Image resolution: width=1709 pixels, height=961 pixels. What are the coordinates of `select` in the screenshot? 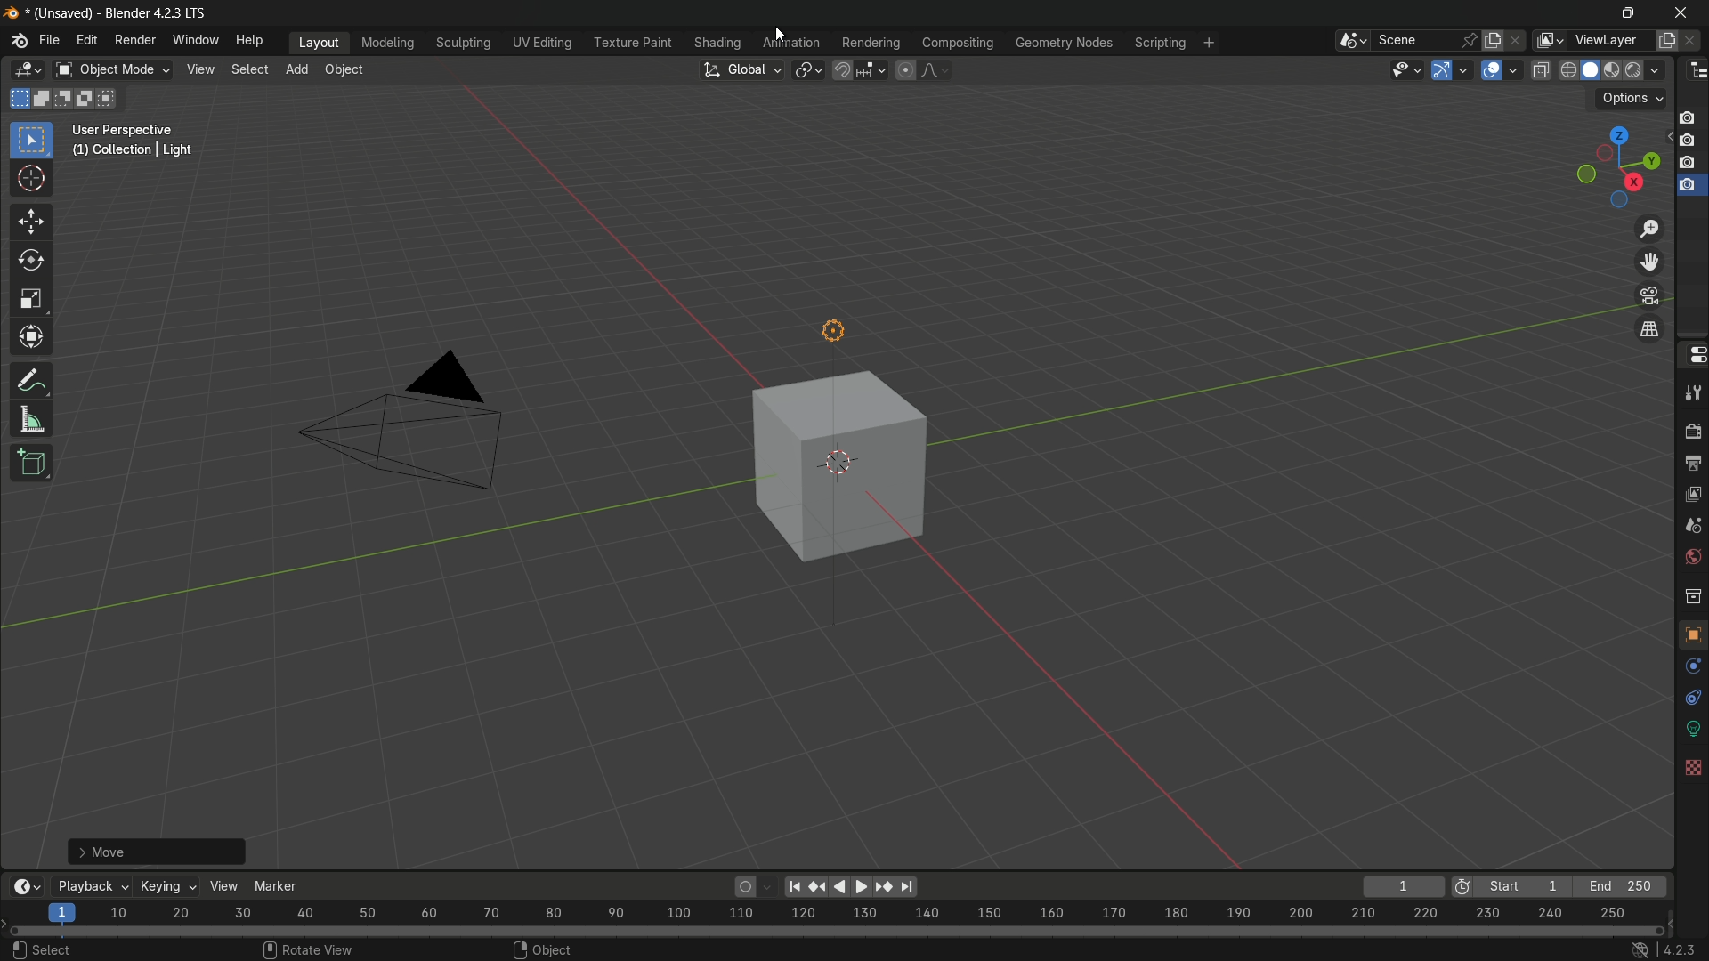 It's located at (41, 949).